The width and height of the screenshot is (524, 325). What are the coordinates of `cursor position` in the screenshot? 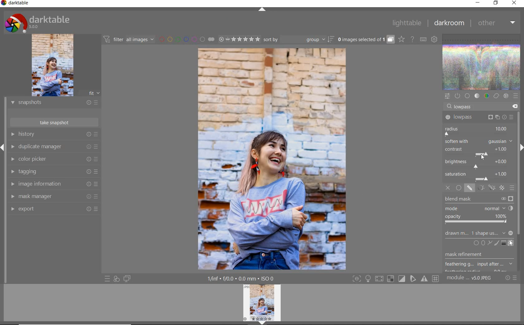 It's located at (483, 158).